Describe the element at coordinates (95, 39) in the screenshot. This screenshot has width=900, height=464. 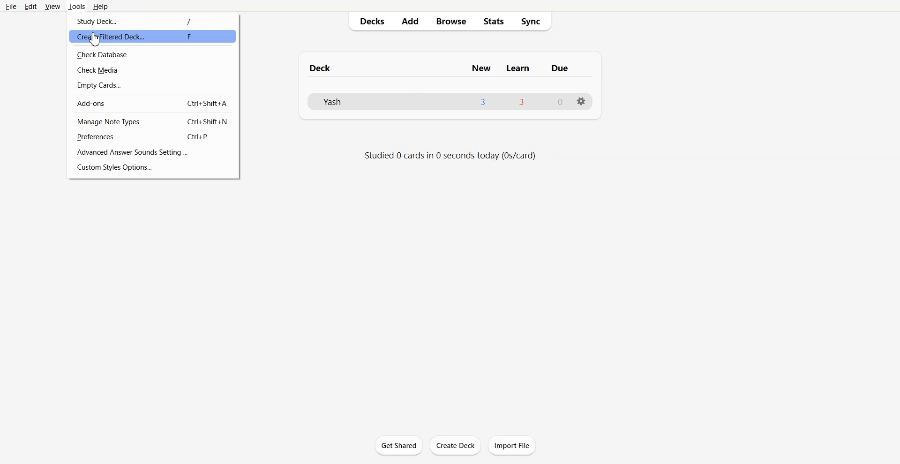
I see `cursor` at that location.